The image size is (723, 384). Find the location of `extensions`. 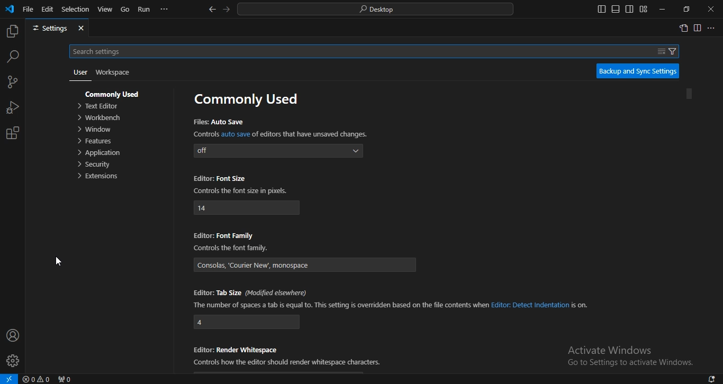

extensions is located at coordinates (97, 176).